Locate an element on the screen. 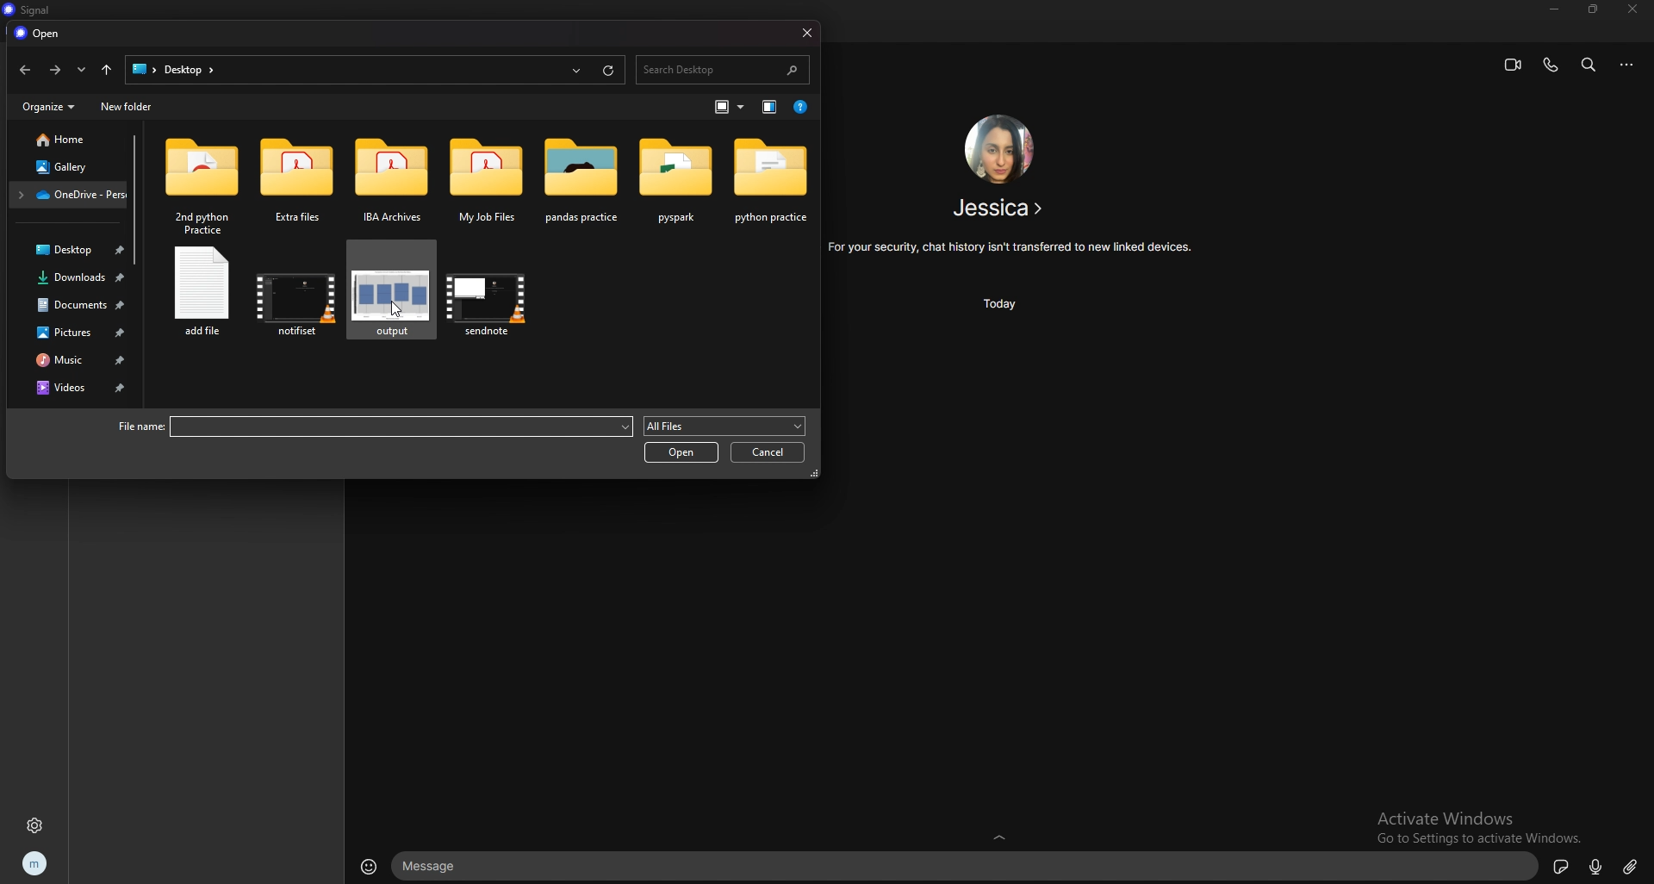  voice type is located at coordinates (1596, 866).